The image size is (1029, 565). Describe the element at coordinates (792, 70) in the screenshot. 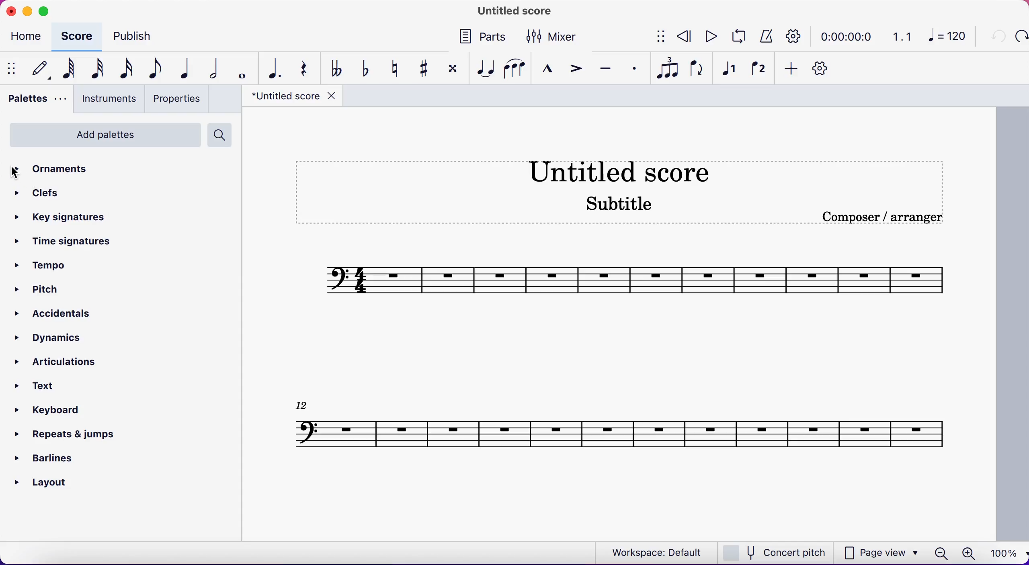

I see `add` at that location.